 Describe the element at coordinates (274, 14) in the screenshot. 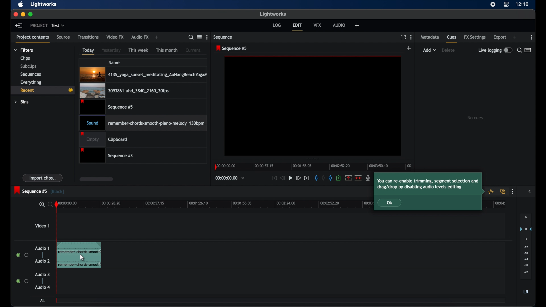

I see `lightworks` at that location.